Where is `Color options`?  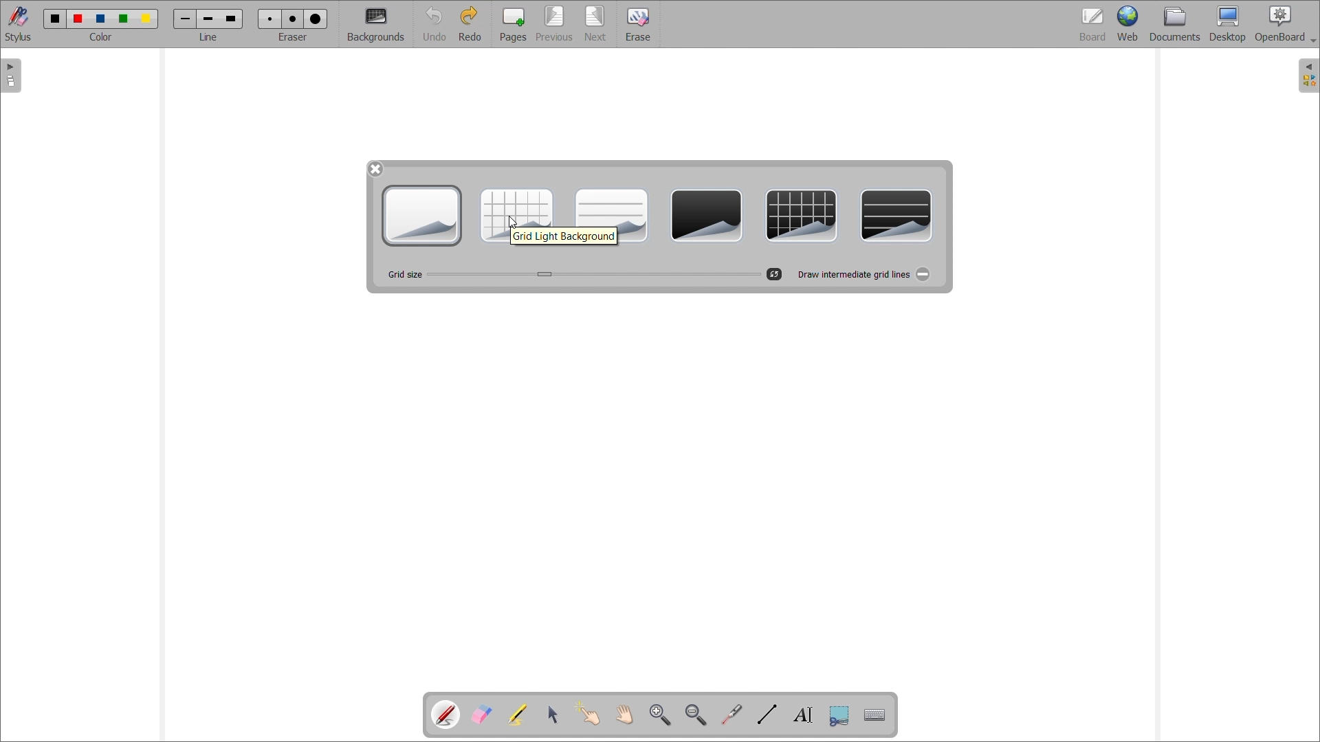 Color options is located at coordinates (101, 19).